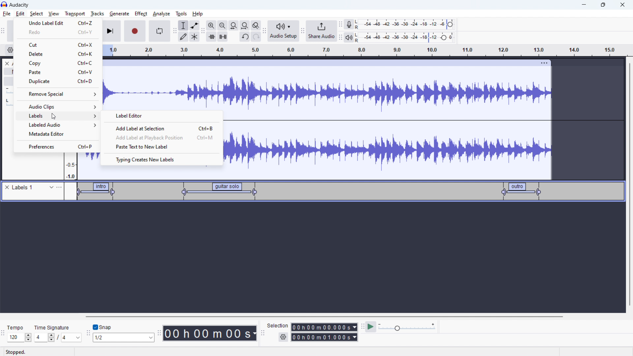  I want to click on , so click(358, 37).